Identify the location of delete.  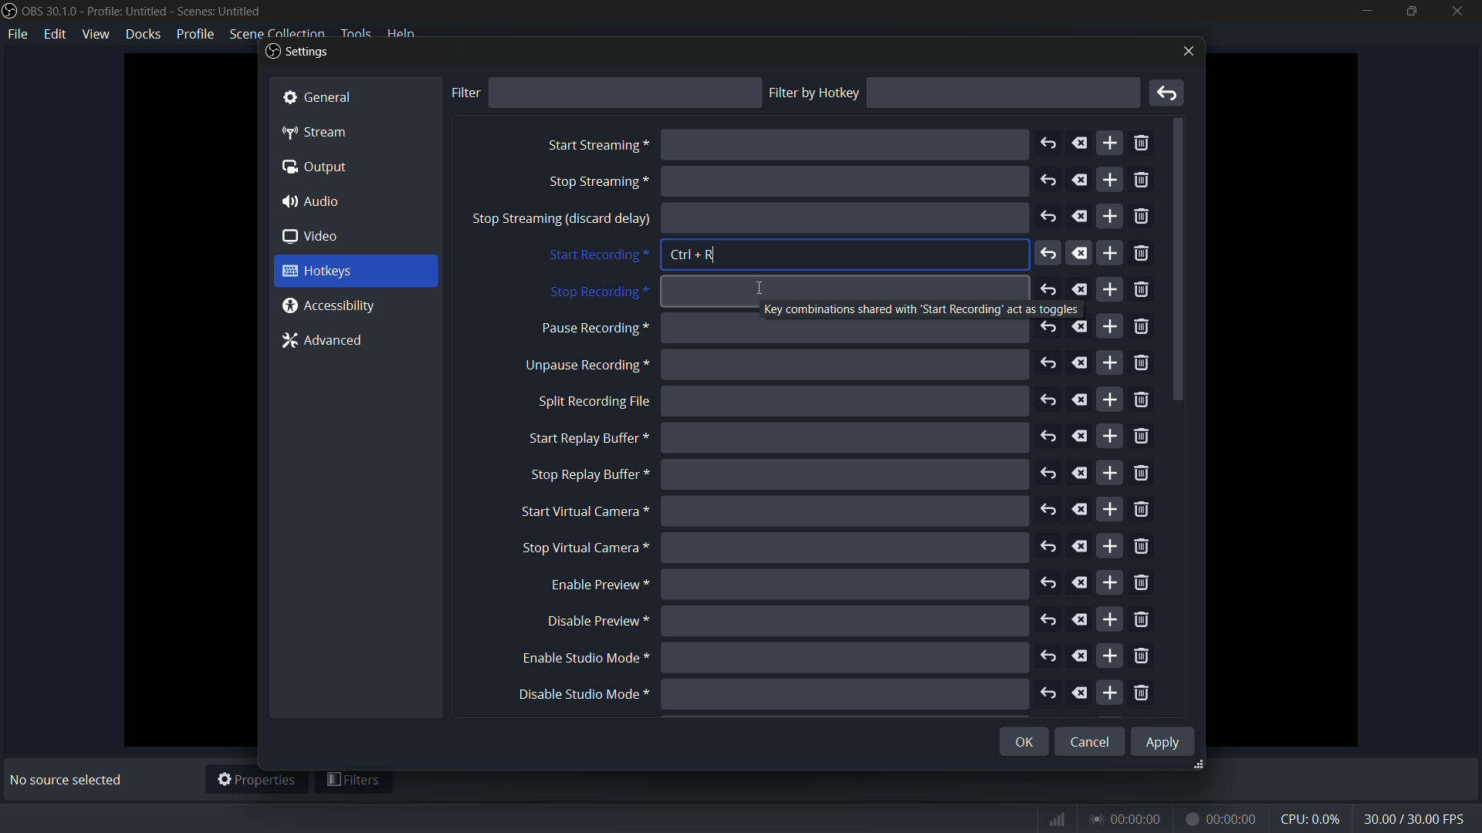
(1081, 474).